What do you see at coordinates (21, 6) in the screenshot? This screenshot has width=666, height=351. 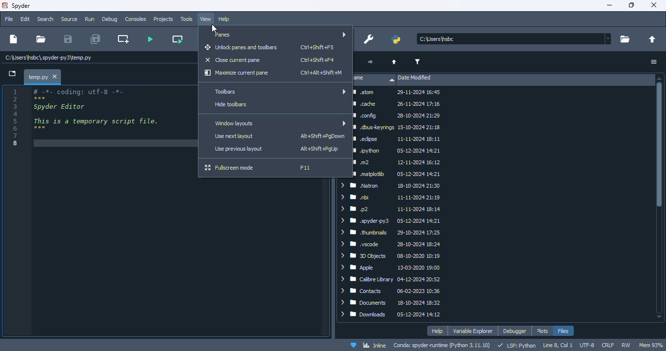 I see `spyder` at bounding box center [21, 6].